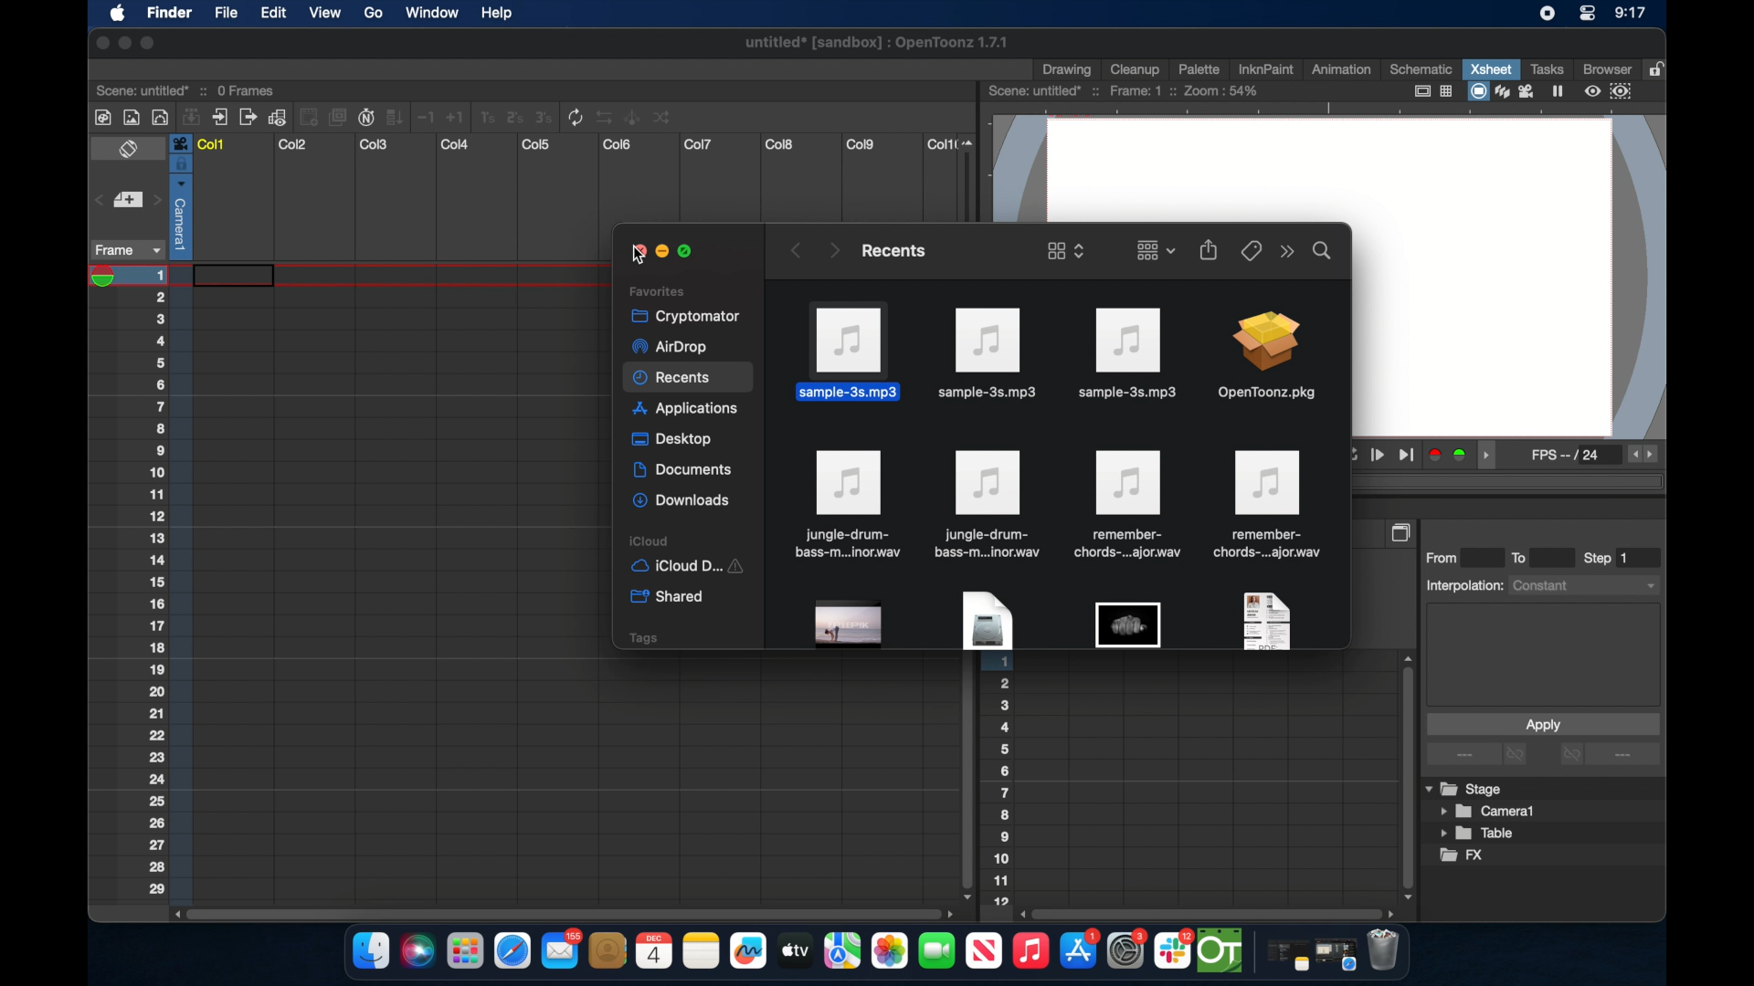 Image resolution: width=1754 pixels, height=986 pixels. Describe the element at coordinates (1432, 91) in the screenshot. I see `guide options` at that location.